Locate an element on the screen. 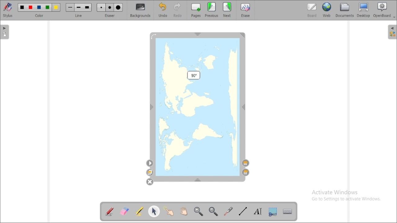 The image size is (397, 223). stylus is located at coordinates (8, 10).